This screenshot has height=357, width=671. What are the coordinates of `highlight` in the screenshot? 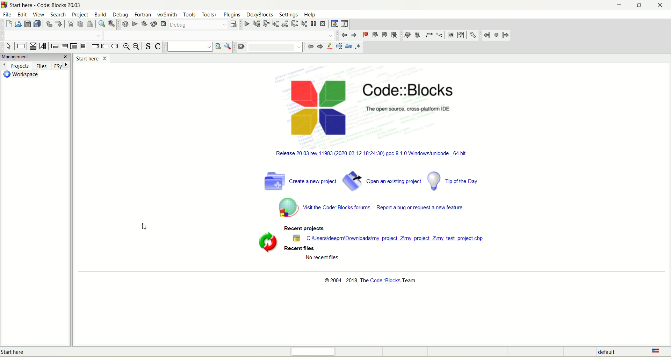 It's located at (331, 46).